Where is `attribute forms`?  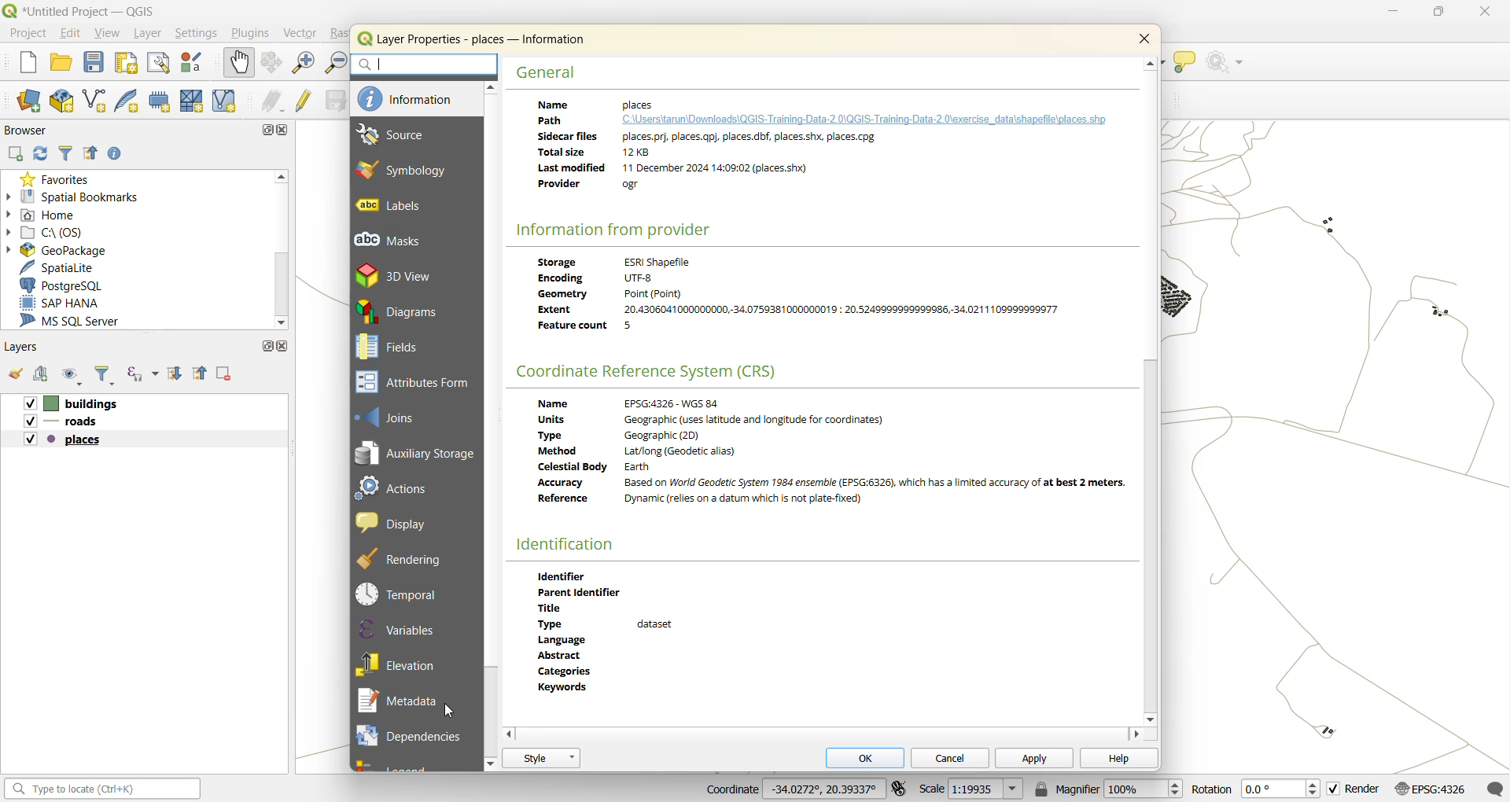
attribute forms is located at coordinates (412, 381).